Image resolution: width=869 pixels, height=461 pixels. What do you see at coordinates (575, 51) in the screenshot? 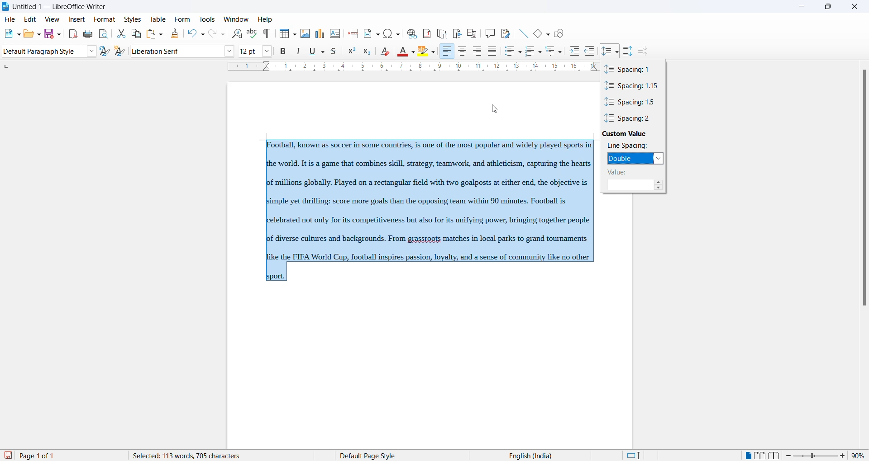
I see `increase indent` at bounding box center [575, 51].